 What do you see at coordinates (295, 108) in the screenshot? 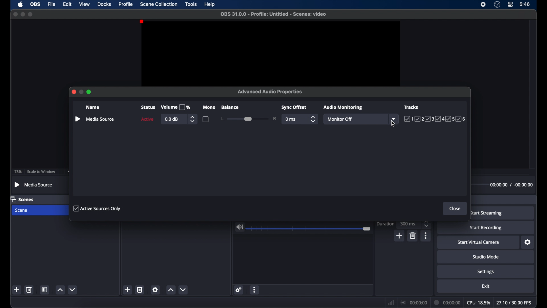
I see `sync offset` at bounding box center [295, 108].